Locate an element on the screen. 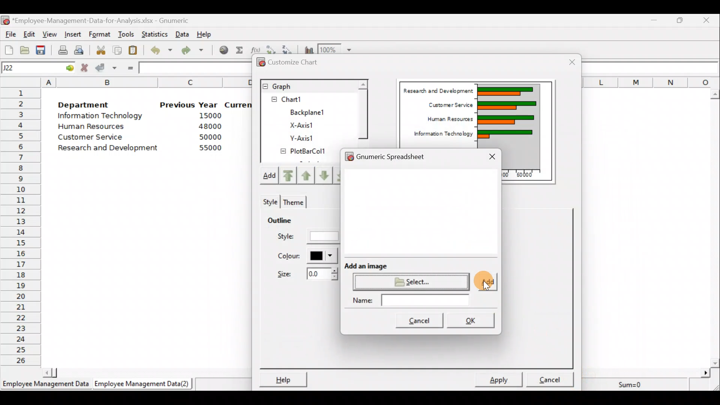 This screenshot has width=720, height=405. Insert hyperlink is located at coordinates (223, 51).